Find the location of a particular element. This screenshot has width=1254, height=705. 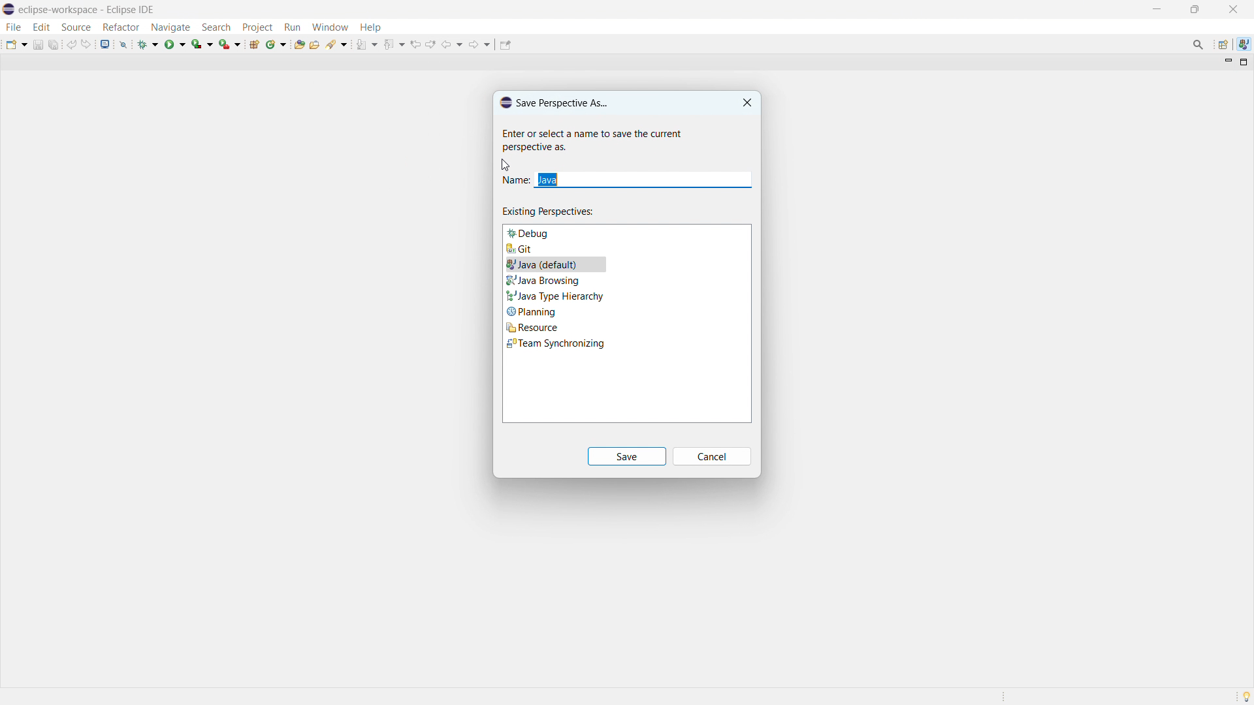

run is located at coordinates (175, 44).